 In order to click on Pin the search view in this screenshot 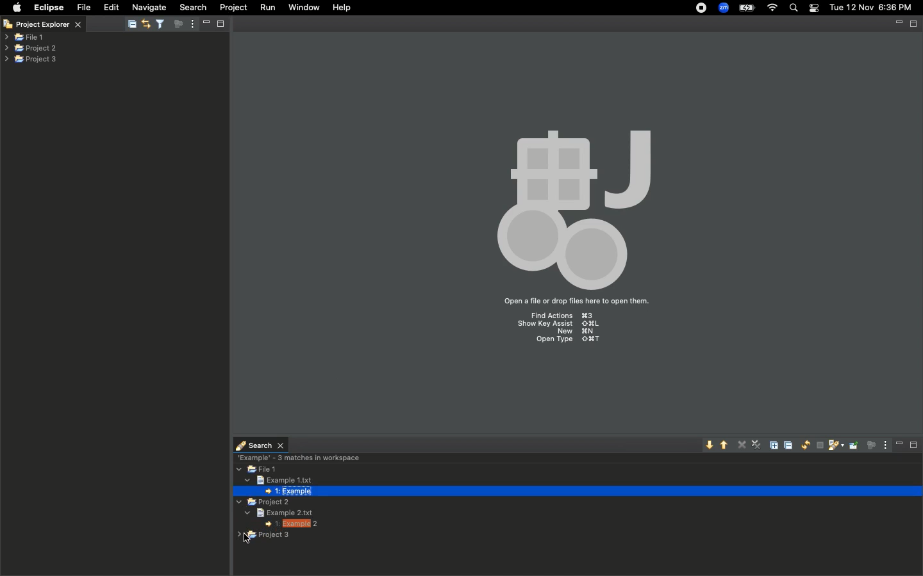, I will do `click(852, 445)`.